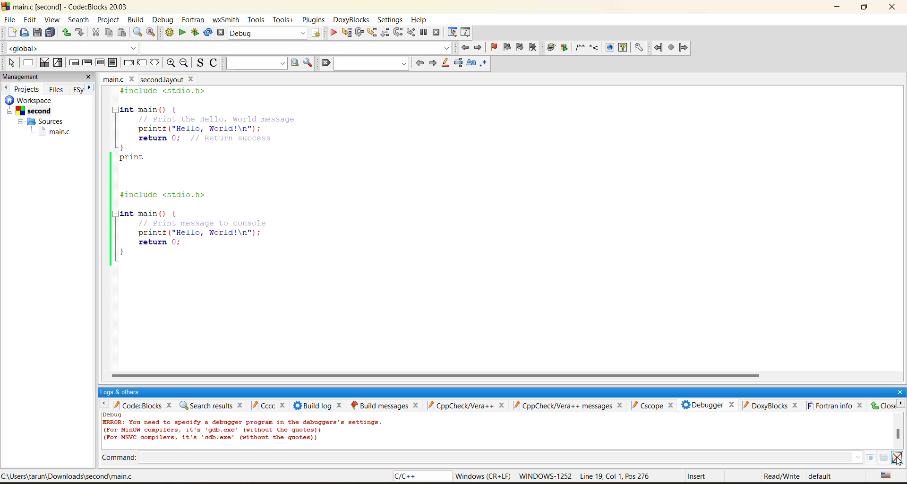  Describe the element at coordinates (137, 20) in the screenshot. I see `build` at that location.